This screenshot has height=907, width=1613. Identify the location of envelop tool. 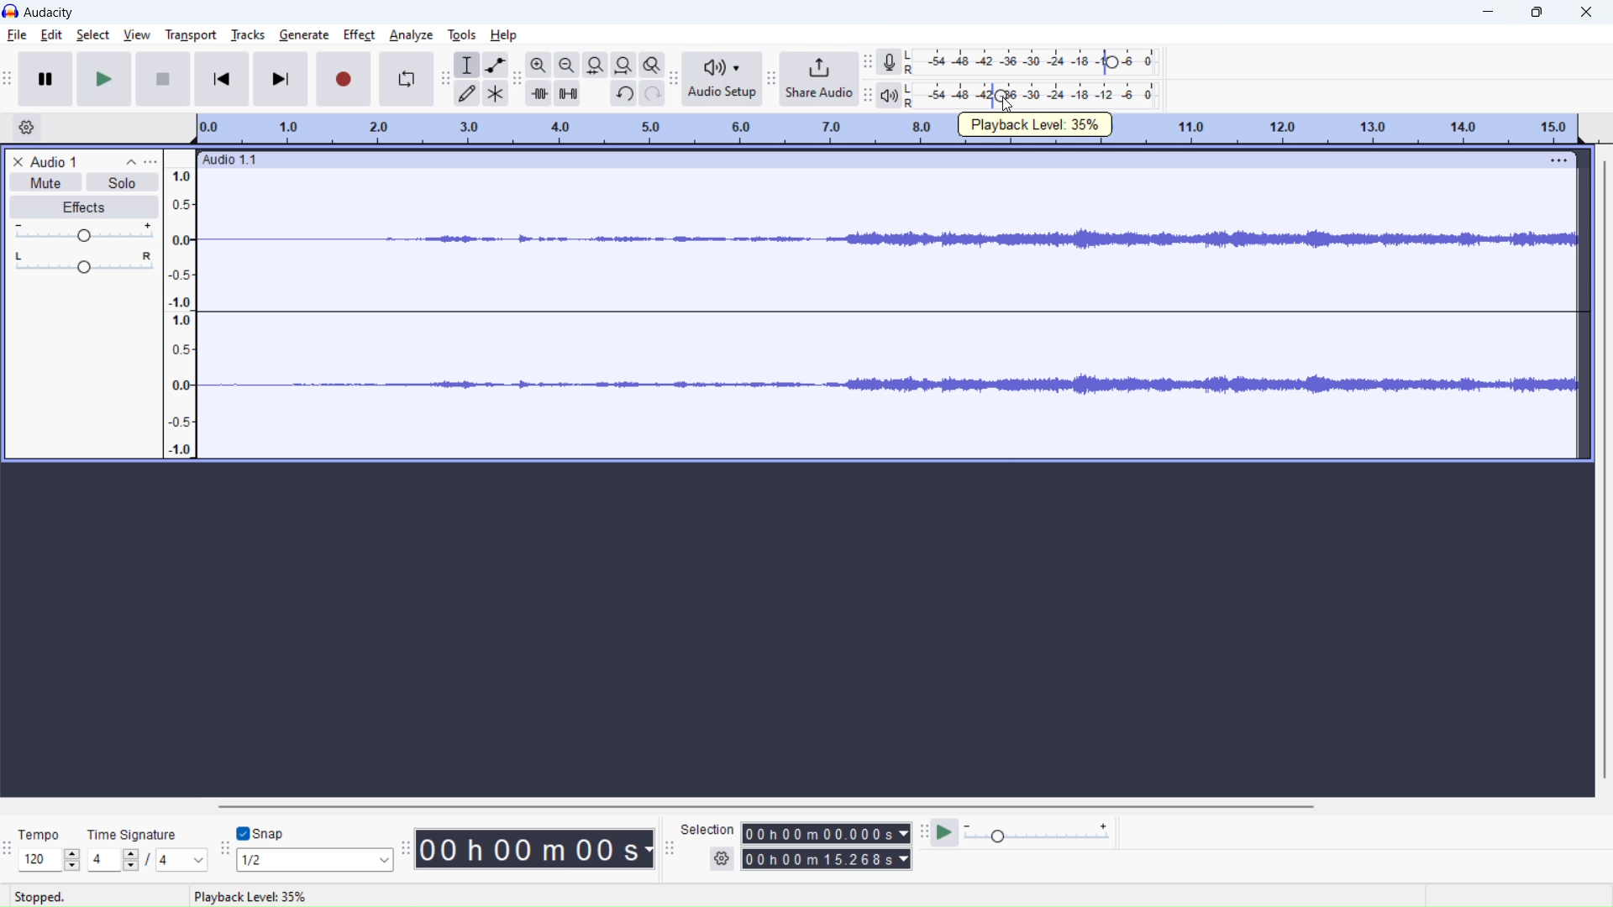
(496, 65).